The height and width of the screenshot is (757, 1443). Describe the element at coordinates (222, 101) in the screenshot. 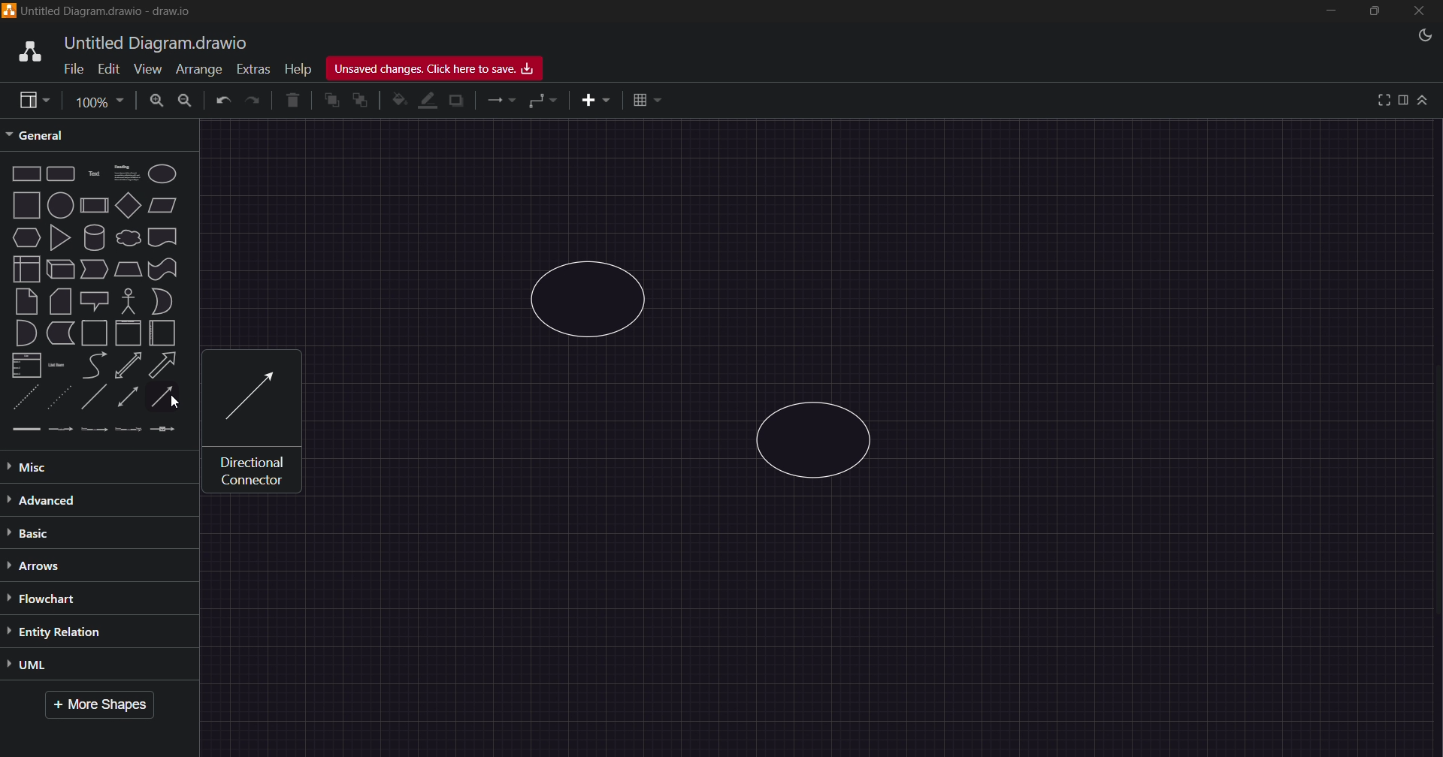

I see `Undo` at that location.